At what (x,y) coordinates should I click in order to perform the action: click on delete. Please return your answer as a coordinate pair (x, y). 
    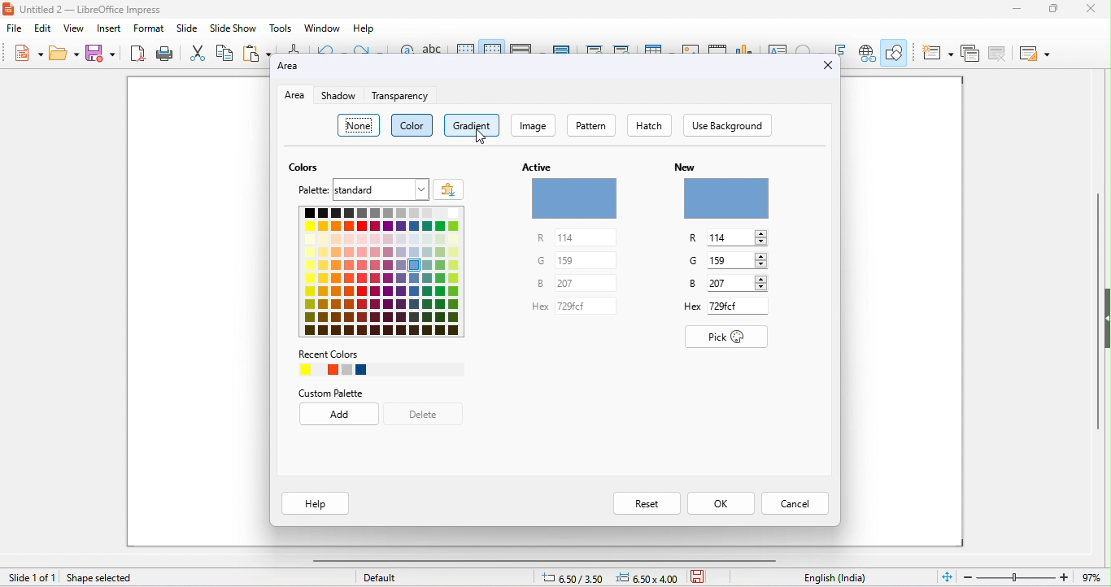
    Looking at the image, I should click on (429, 415).